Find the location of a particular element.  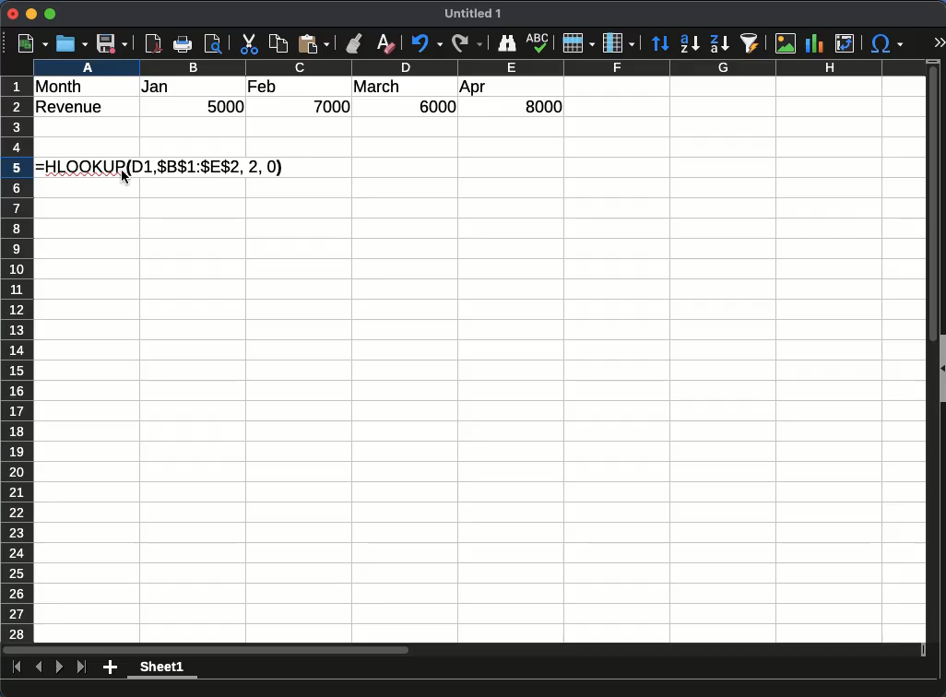

next sheet is located at coordinates (60, 667).